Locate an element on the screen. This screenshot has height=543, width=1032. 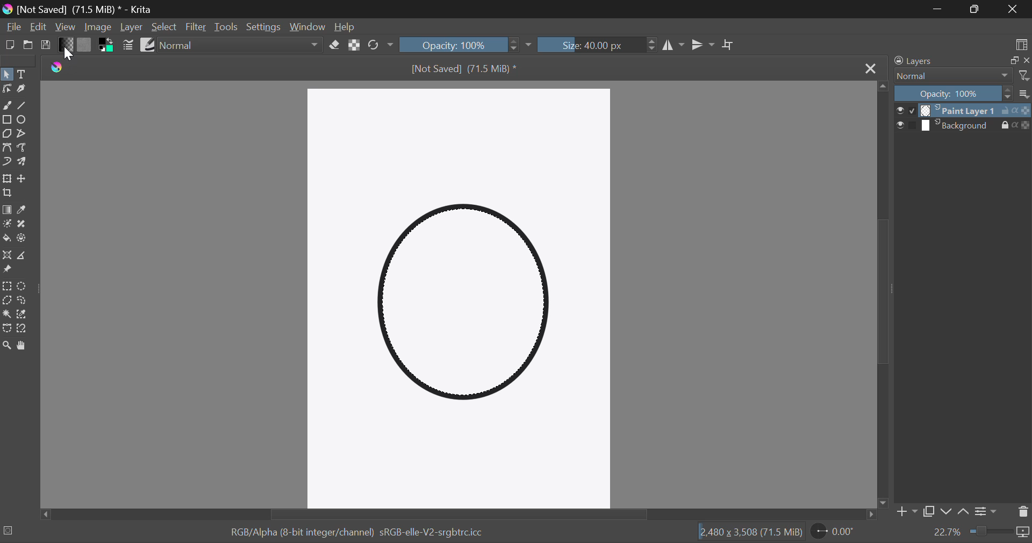
Edit is located at coordinates (38, 26).